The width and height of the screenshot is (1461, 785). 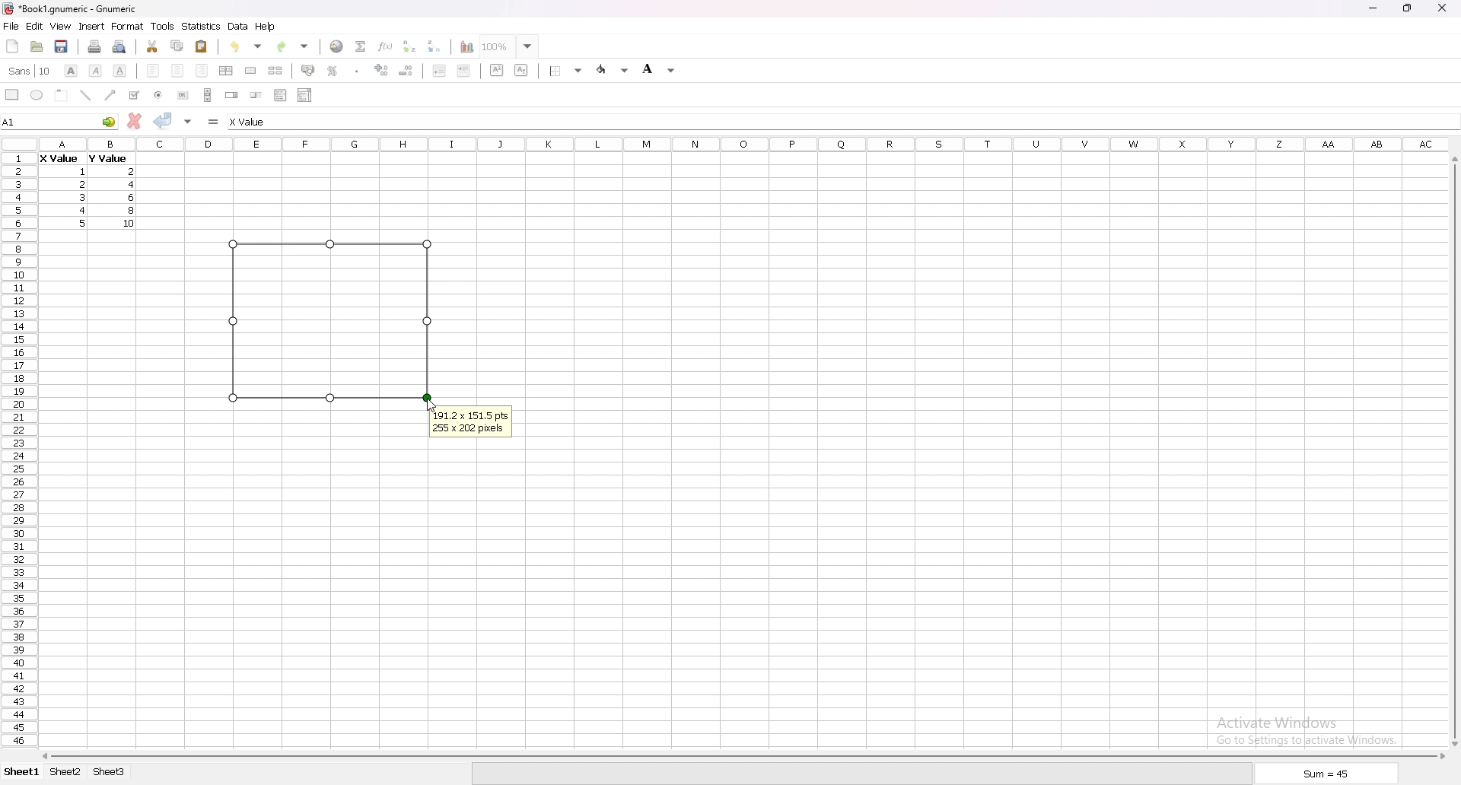 What do you see at coordinates (135, 185) in the screenshot?
I see `value` at bounding box center [135, 185].